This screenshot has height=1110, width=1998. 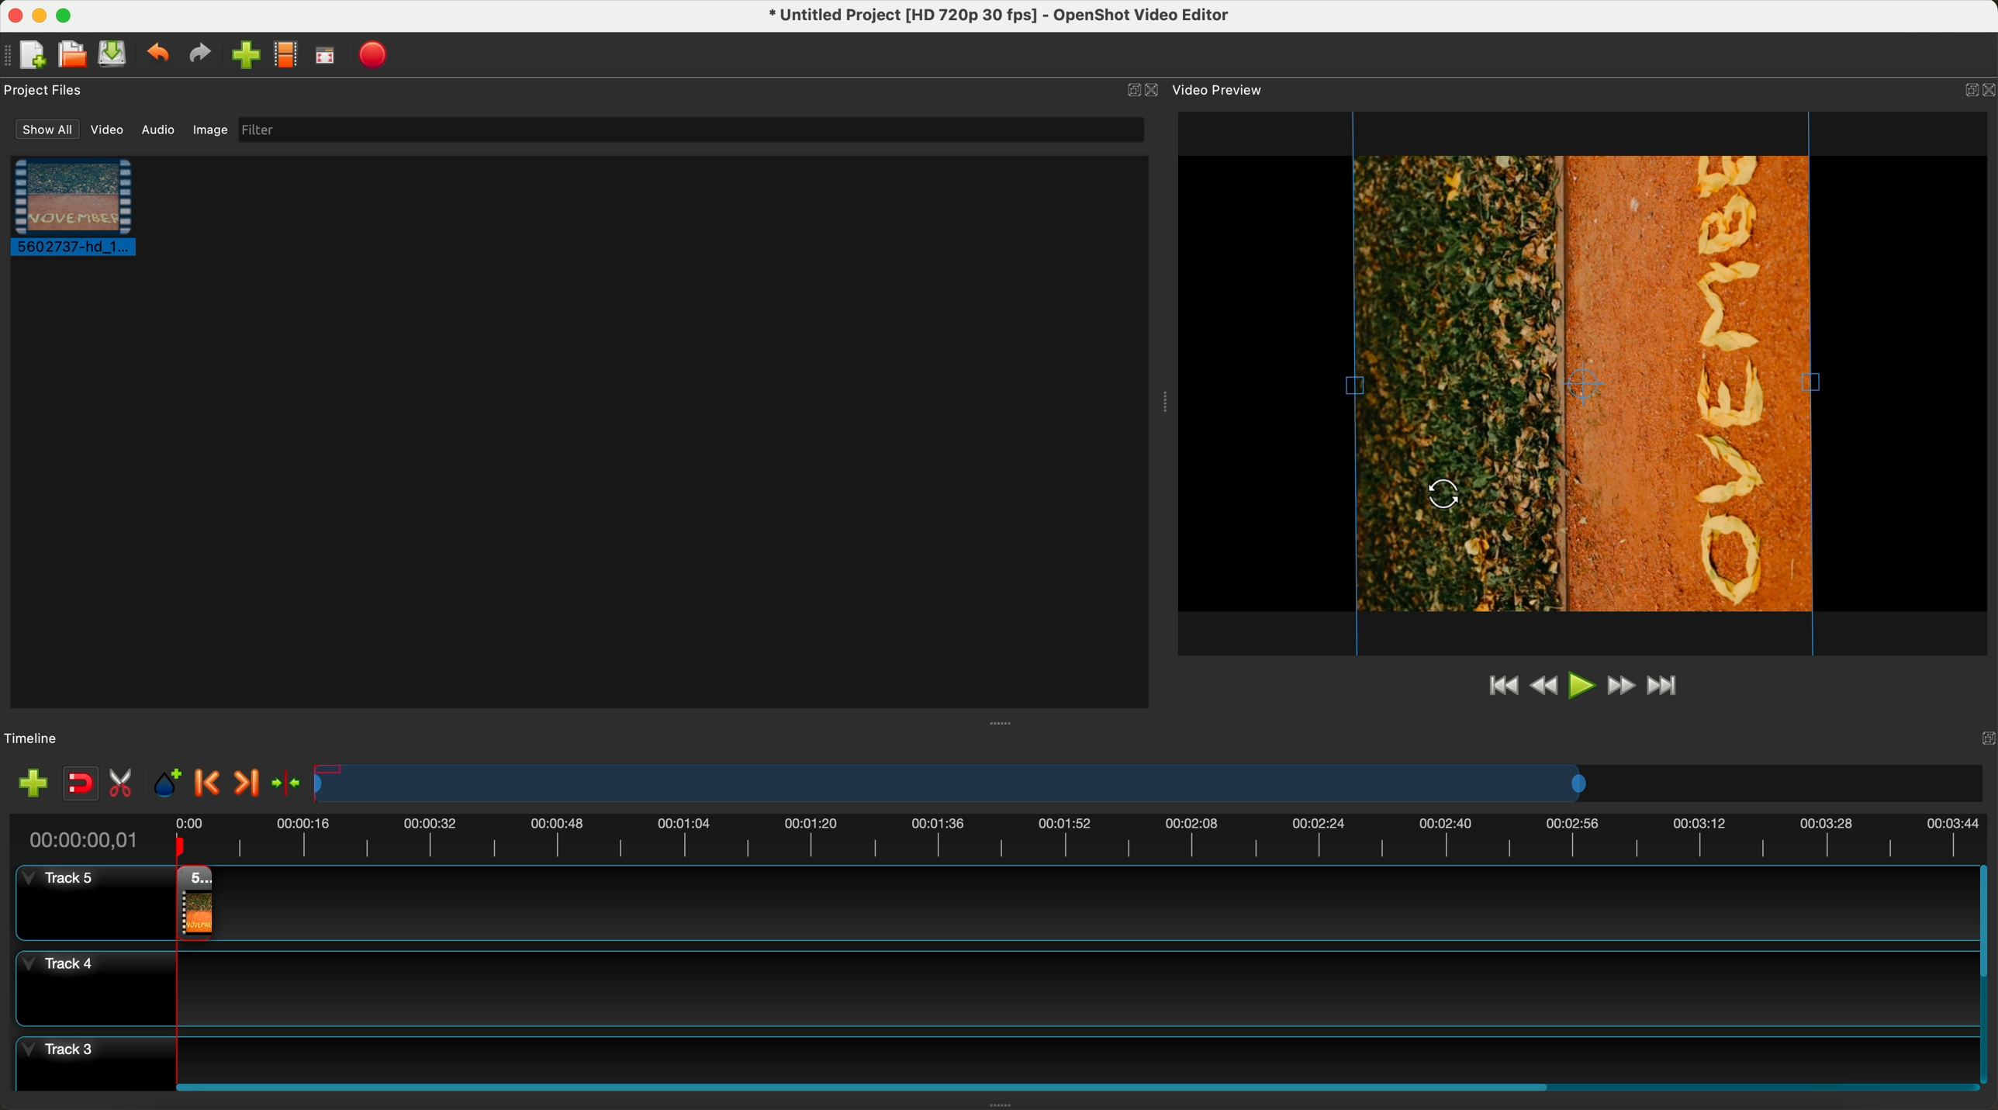 What do you see at coordinates (33, 739) in the screenshot?
I see `timeline` at bounding box center [33, 739].